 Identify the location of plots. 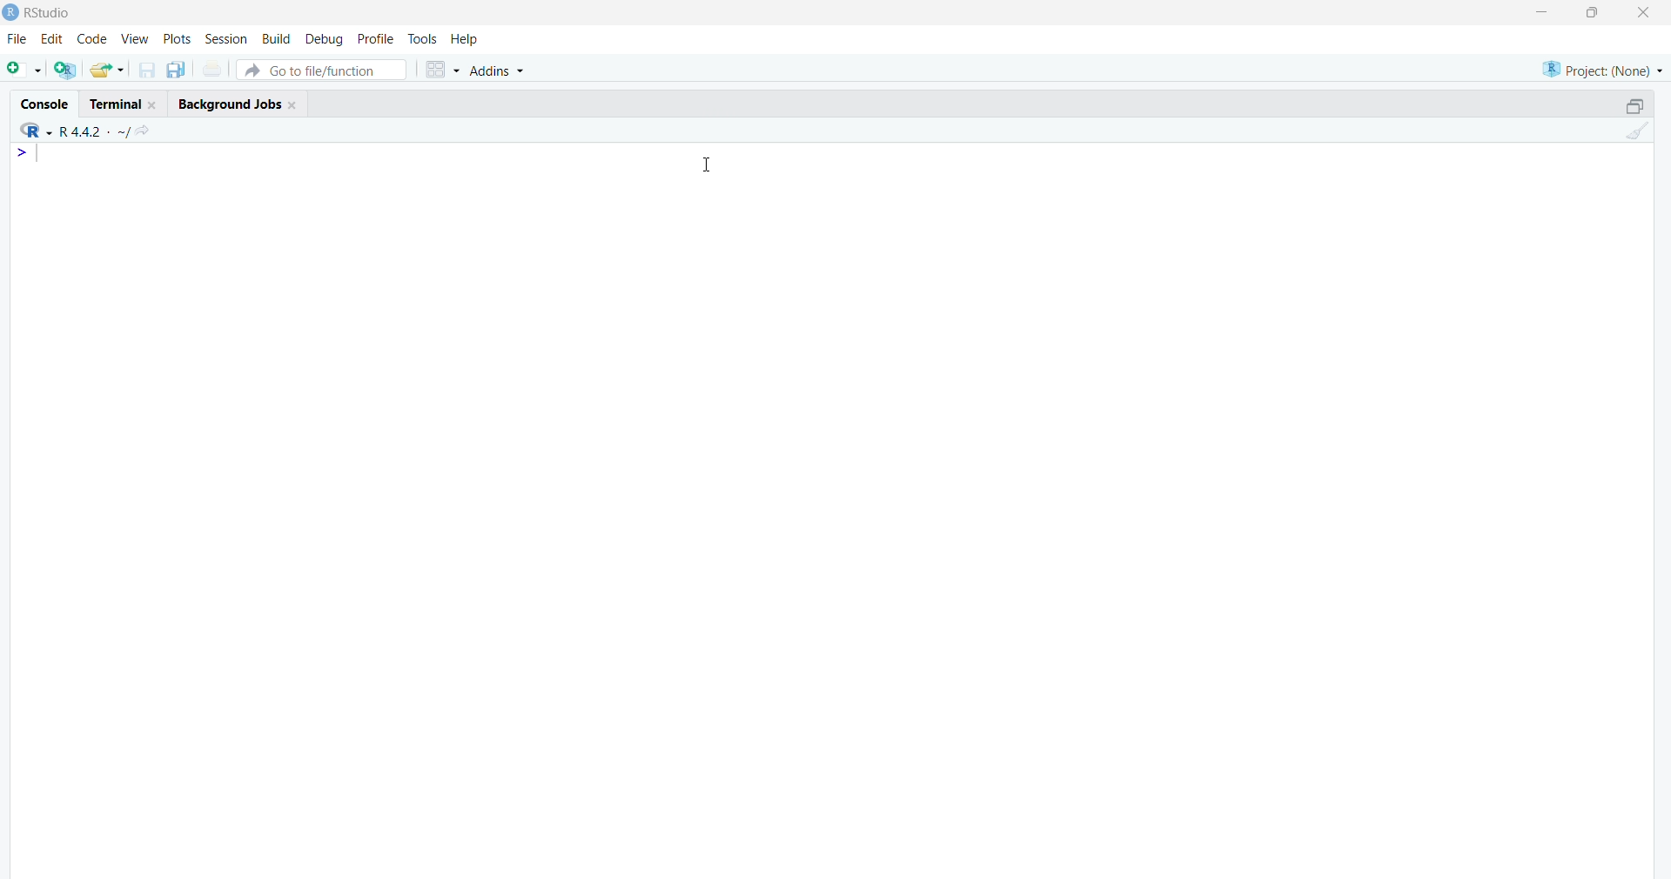
(179, 39).